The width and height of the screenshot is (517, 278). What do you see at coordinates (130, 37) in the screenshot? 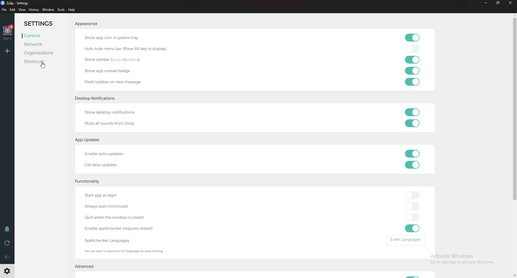
I see `Show app icon in system tray` at bounding box center [130, 37].